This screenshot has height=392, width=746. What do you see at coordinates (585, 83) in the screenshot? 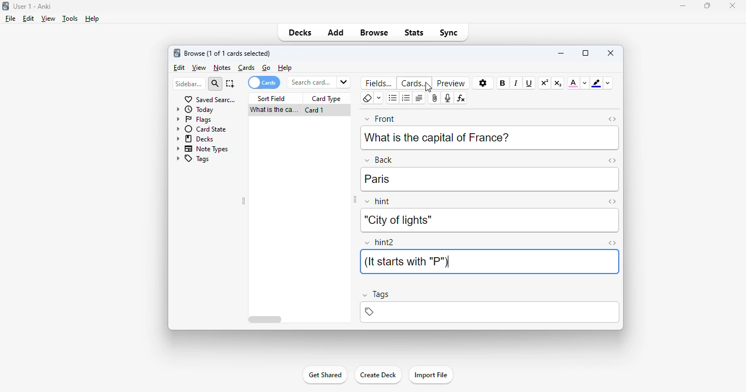
I see `change color` at bounding box center [585, 83].